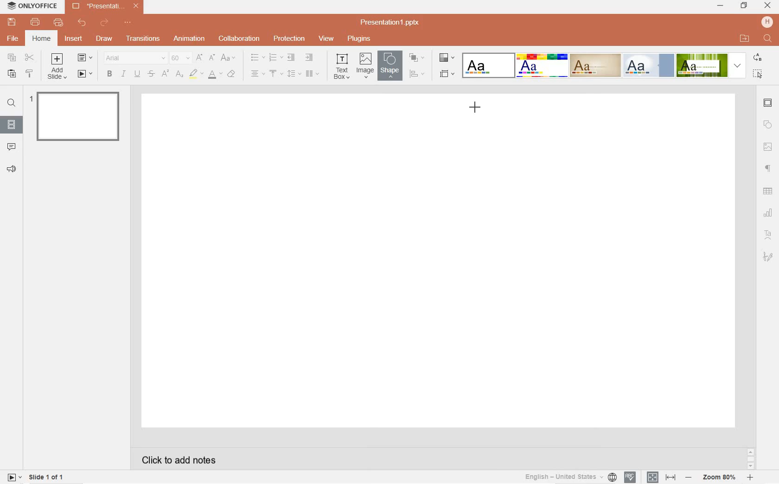 This screenshot has height=484, width=779. Describe the element at coordinates (358, 38) in the screenshot. I see `plugins` at that location.